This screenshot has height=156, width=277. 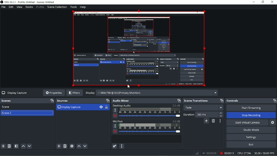 I want to click on 0.0 dB, so click(x=176, y=121).